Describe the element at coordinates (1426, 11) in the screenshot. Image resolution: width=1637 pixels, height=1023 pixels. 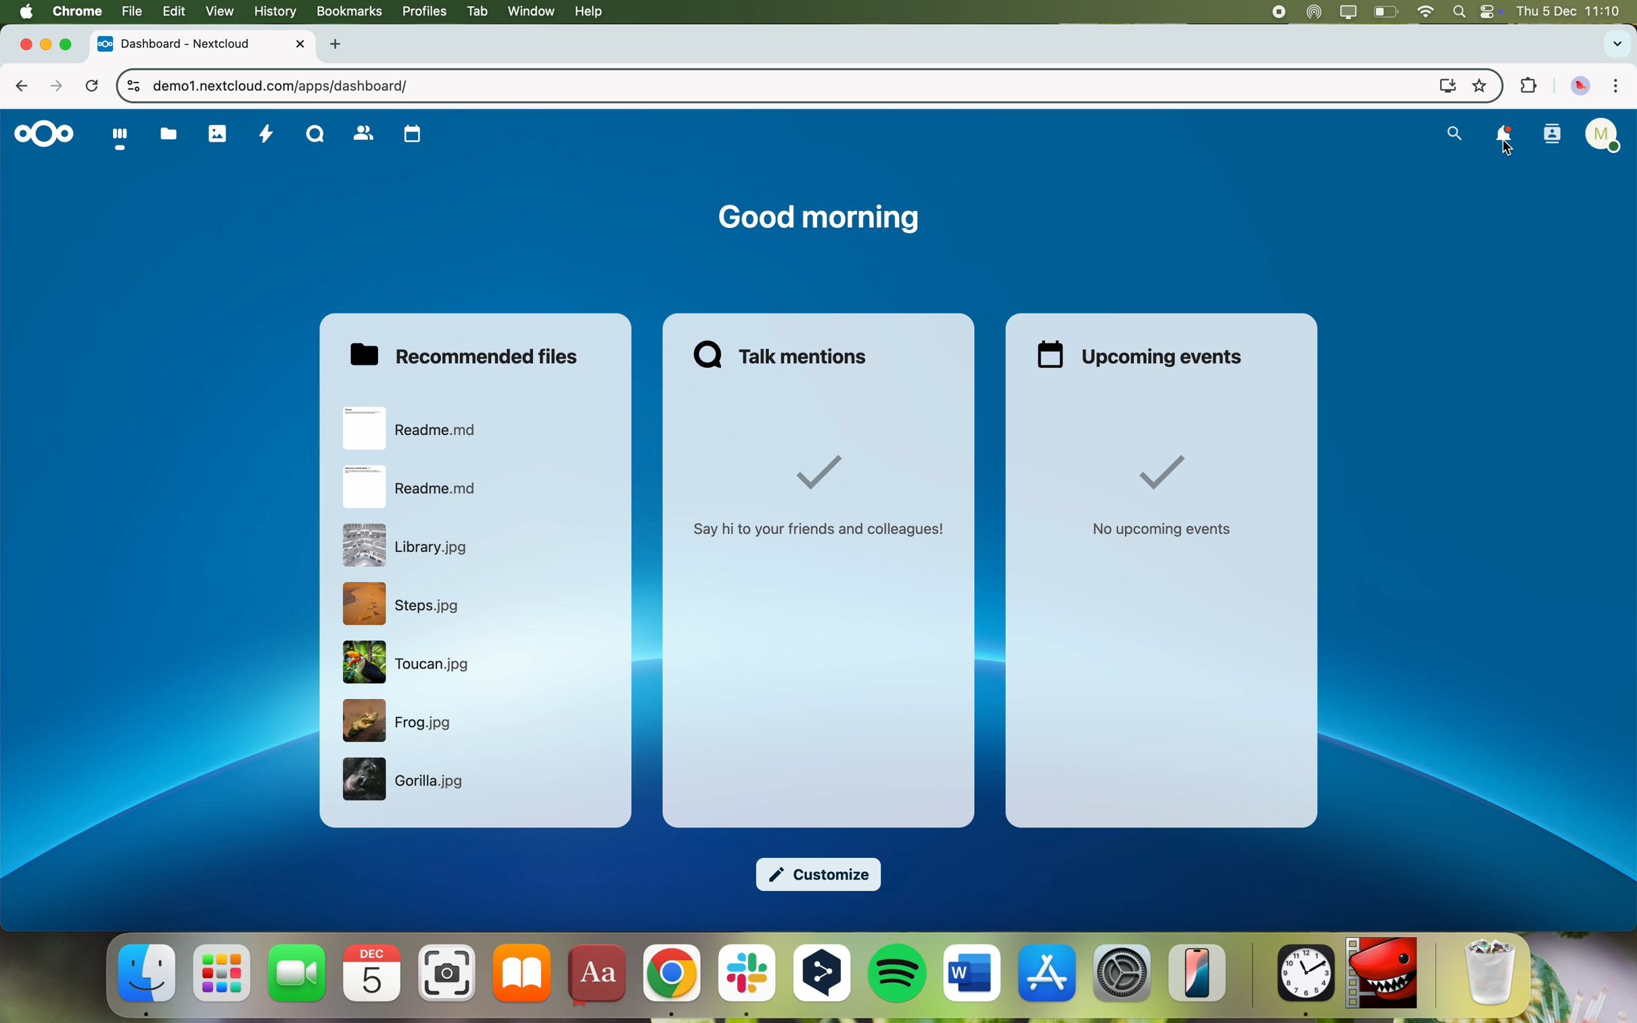
I see `wifi` at that location.